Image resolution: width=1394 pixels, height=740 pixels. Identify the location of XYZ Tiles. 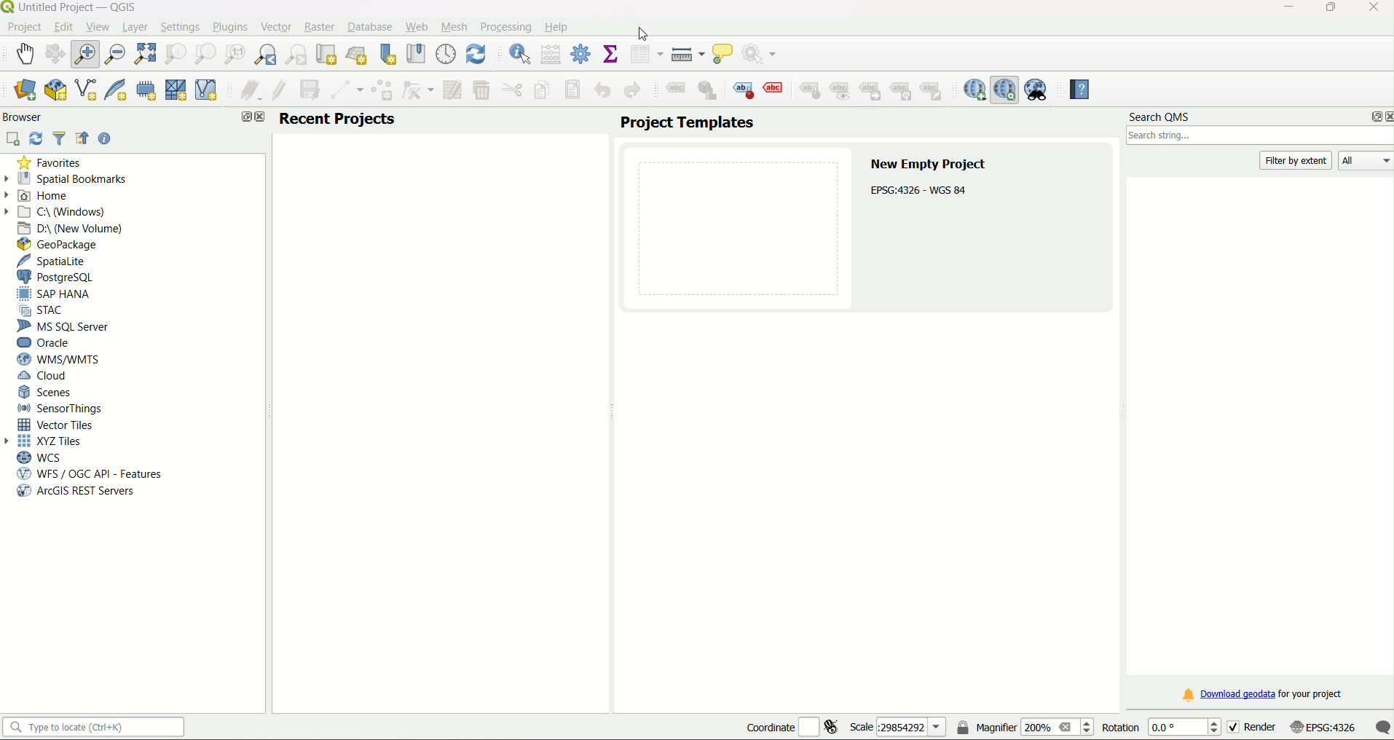
(54, 442).